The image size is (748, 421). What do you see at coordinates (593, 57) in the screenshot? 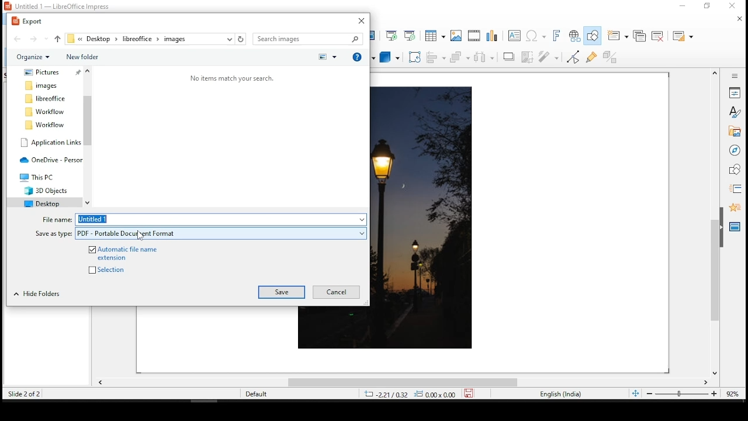
I see `show gluepoint functions` at bounding box center [593, 57].